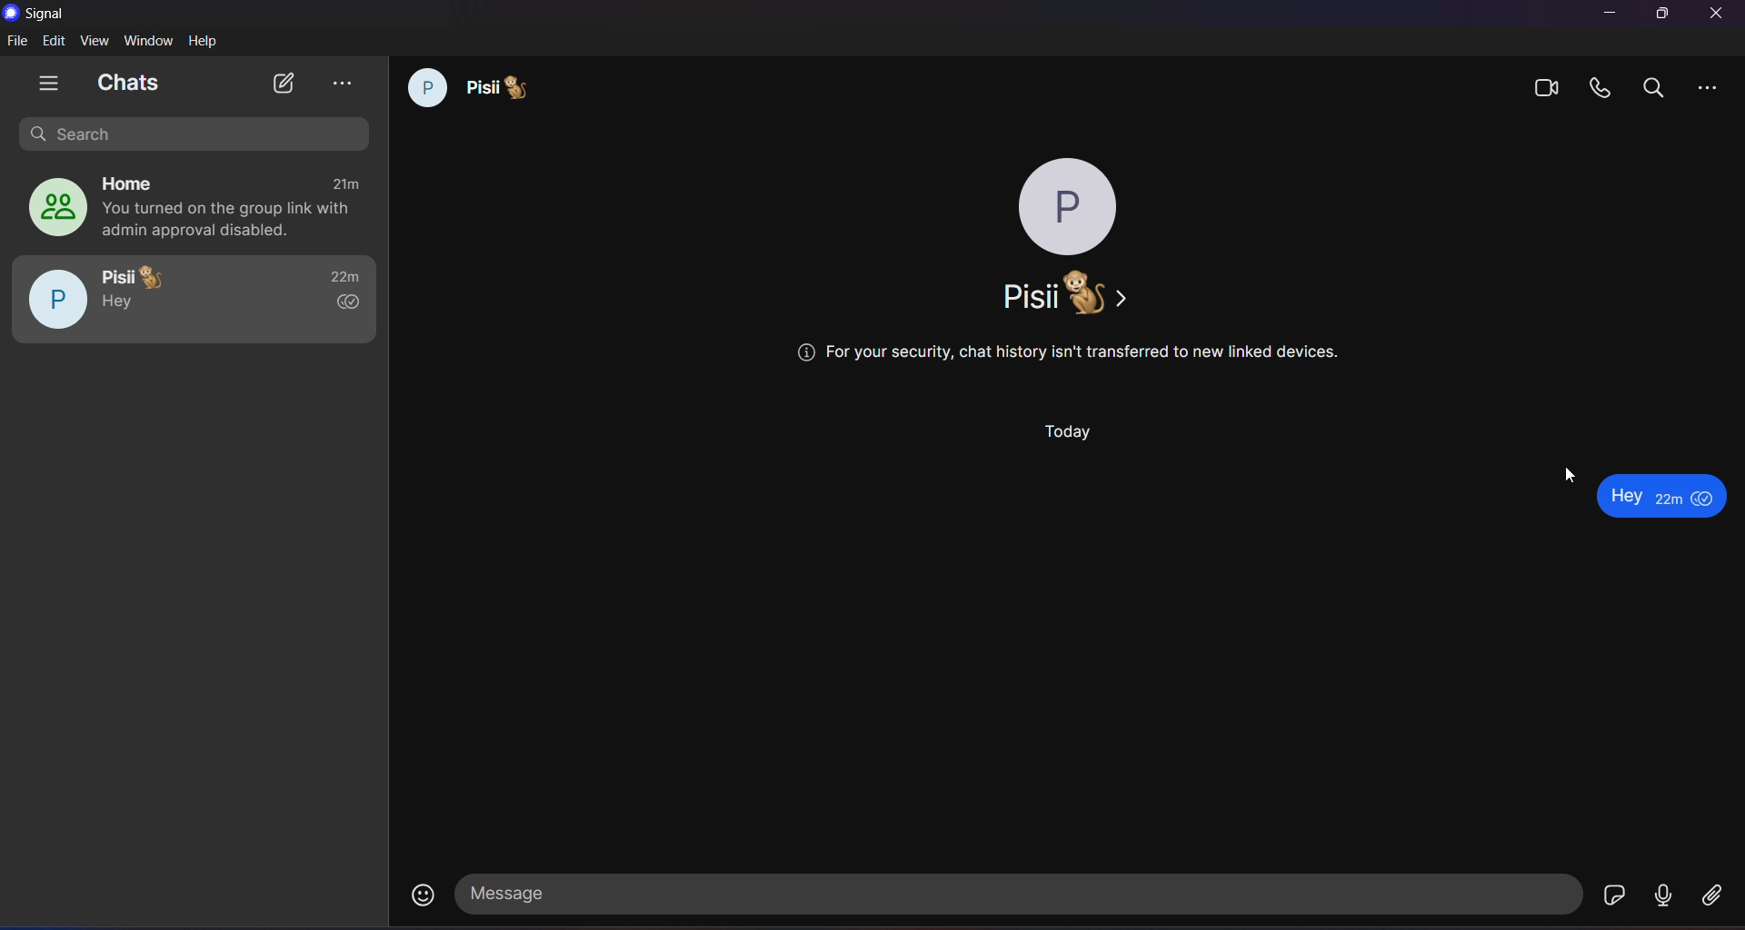  What do you see at coordinates (1612, 14) in the screenshot?
I see `minimize` at bounding box center [1612, 14].